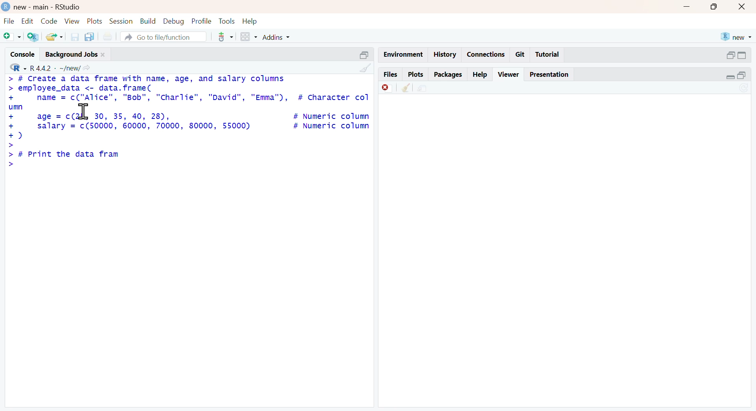 This screenshot has width=756, height=411. I want to click on D new - main - RStudio, so click(47, 7).